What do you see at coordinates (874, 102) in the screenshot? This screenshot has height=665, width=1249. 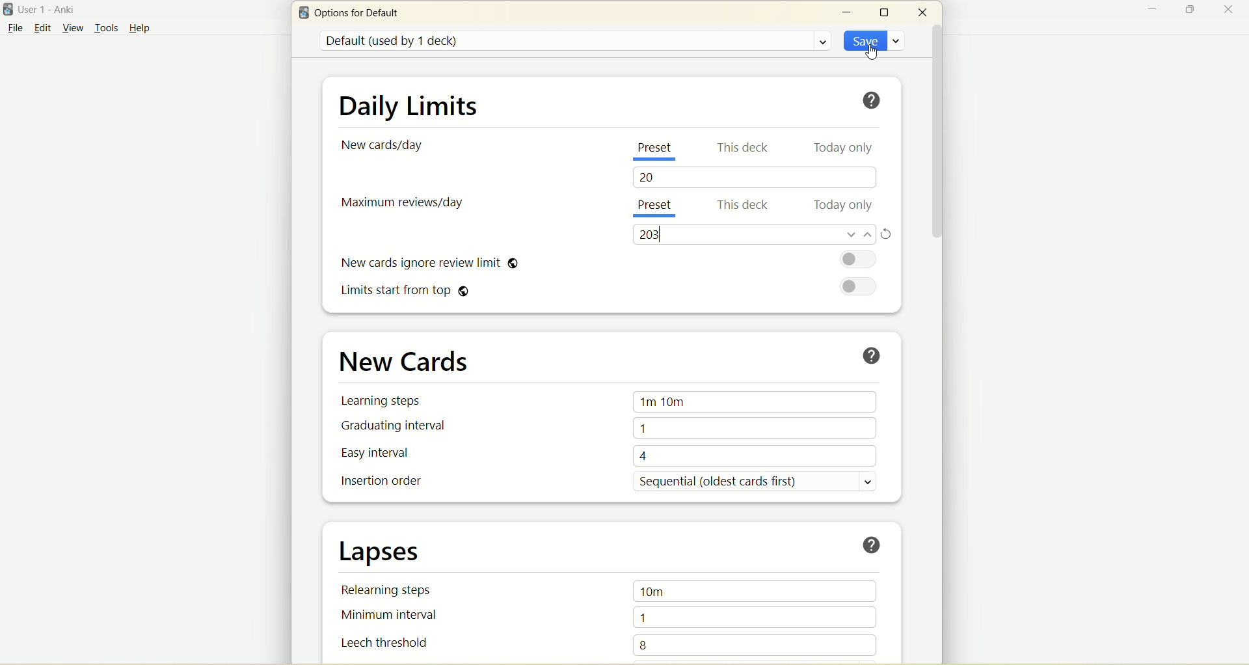 I see `help` at bounding box center [874, 102].